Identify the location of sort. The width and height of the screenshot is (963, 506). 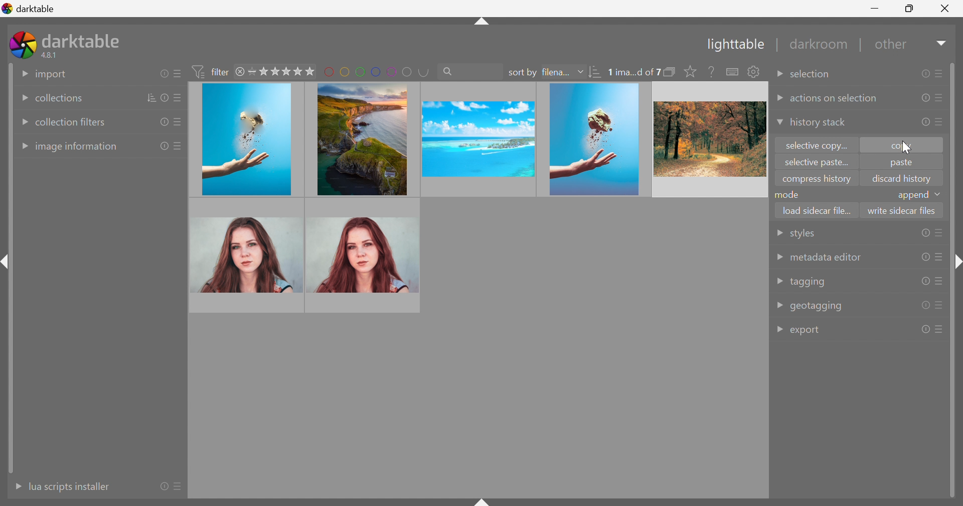
(152, 97).